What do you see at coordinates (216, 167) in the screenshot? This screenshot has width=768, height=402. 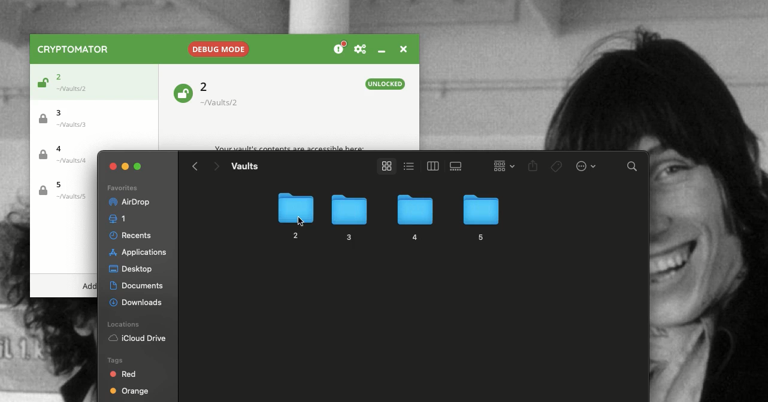 I see `Forward` at bounding box center [216, 167].